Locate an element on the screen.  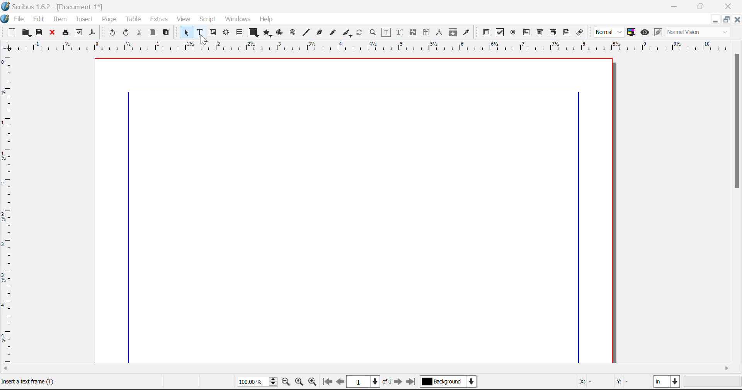
Redo is located at coordinates (128, 33).